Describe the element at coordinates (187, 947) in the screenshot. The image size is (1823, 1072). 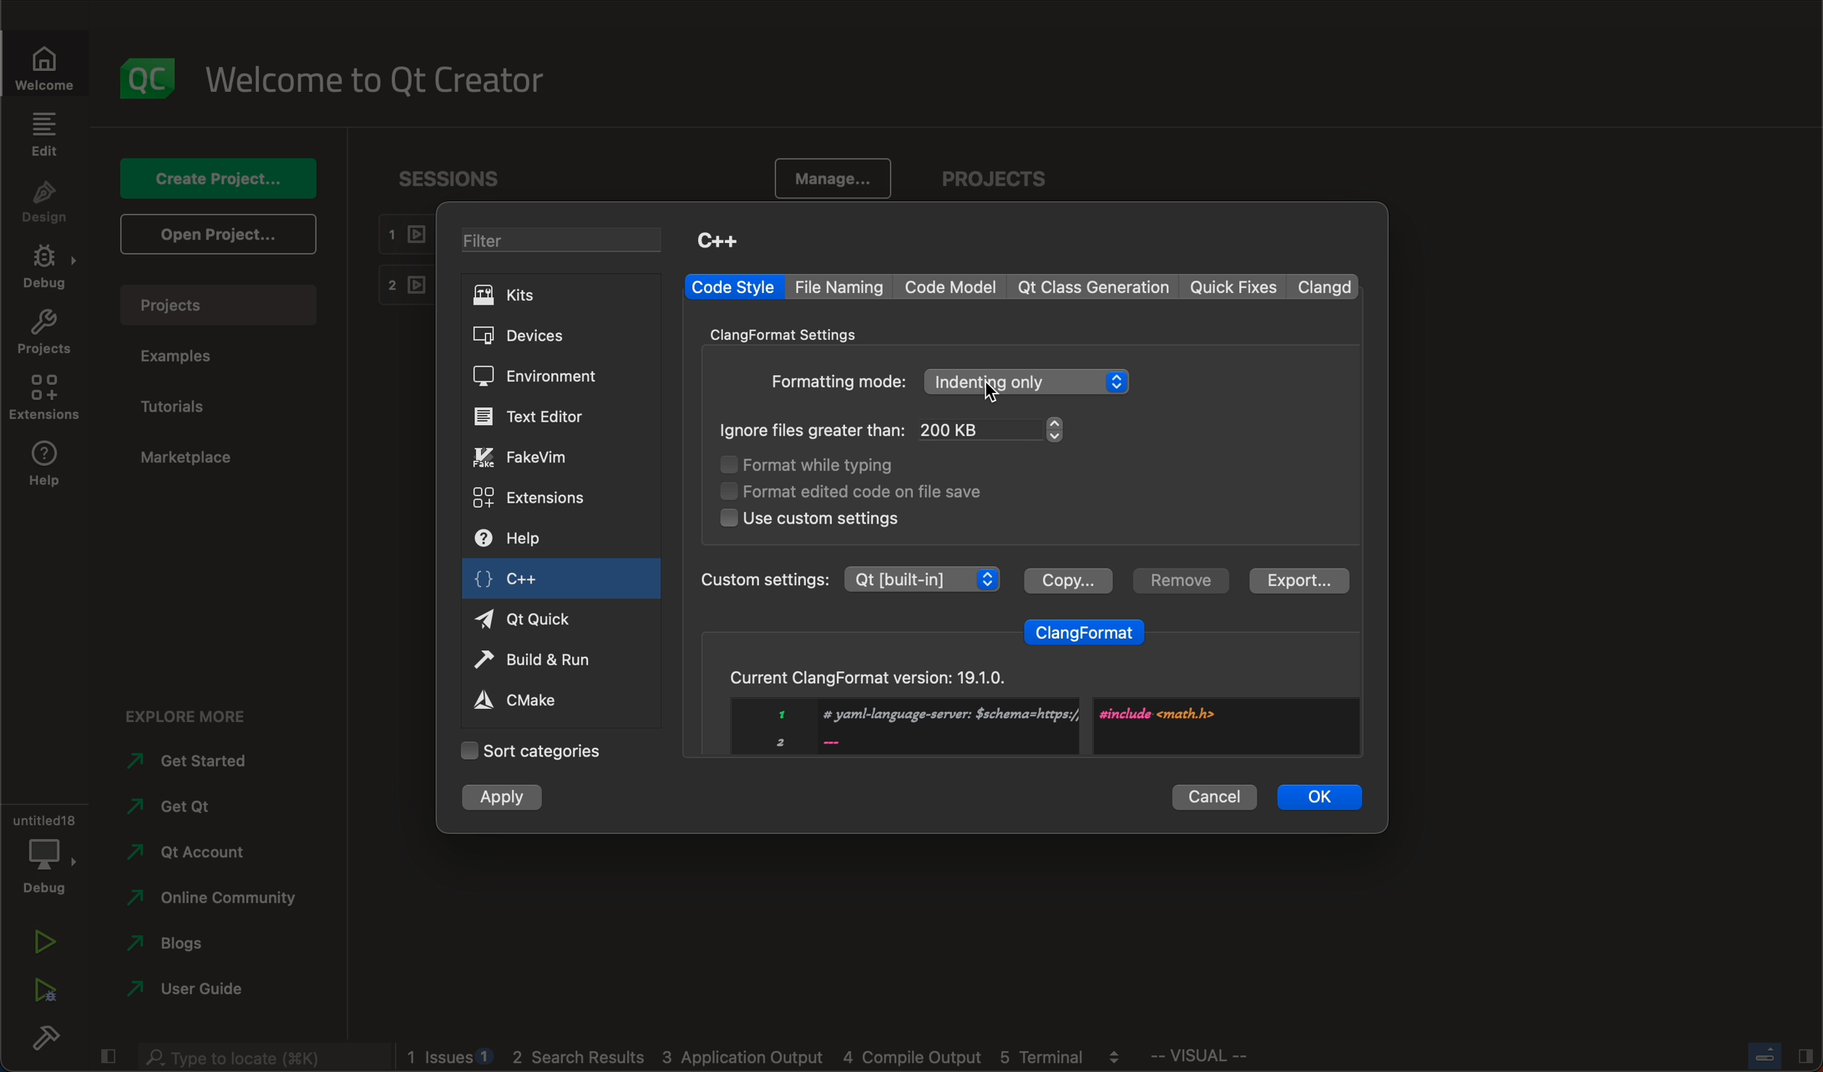
I see `blogs` at that location.